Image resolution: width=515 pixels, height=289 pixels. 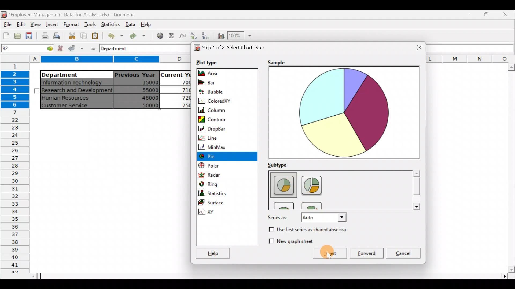 I want to click on 15000, so click(x=141, y=83).